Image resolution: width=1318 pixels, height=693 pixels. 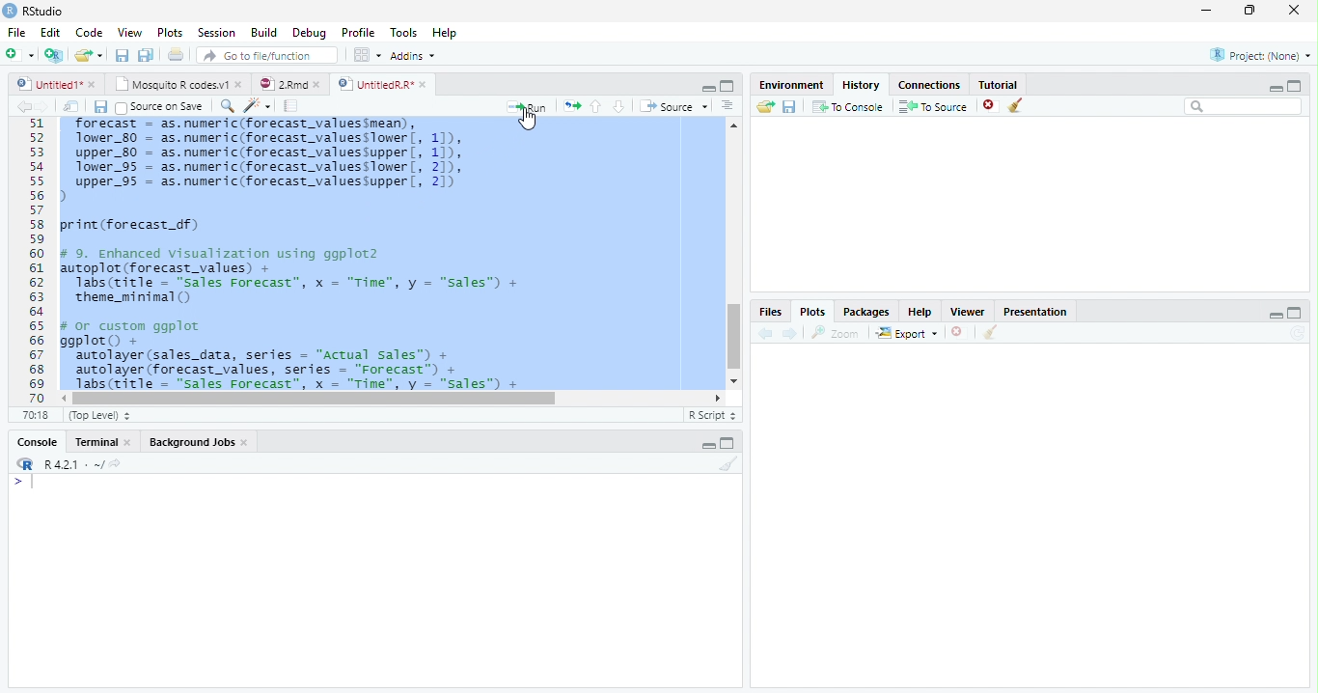 What do you see at coordinates (289, 84) in the screenshot?
I see `2.RMD` at bounding box center [289, 84].